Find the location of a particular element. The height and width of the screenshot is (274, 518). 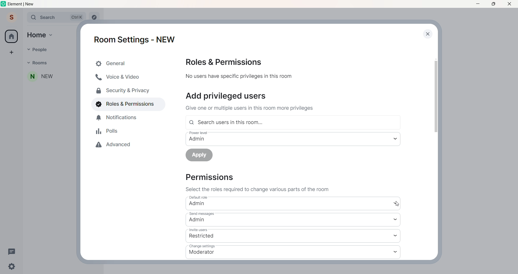

people is located at coordinates (36, 49).